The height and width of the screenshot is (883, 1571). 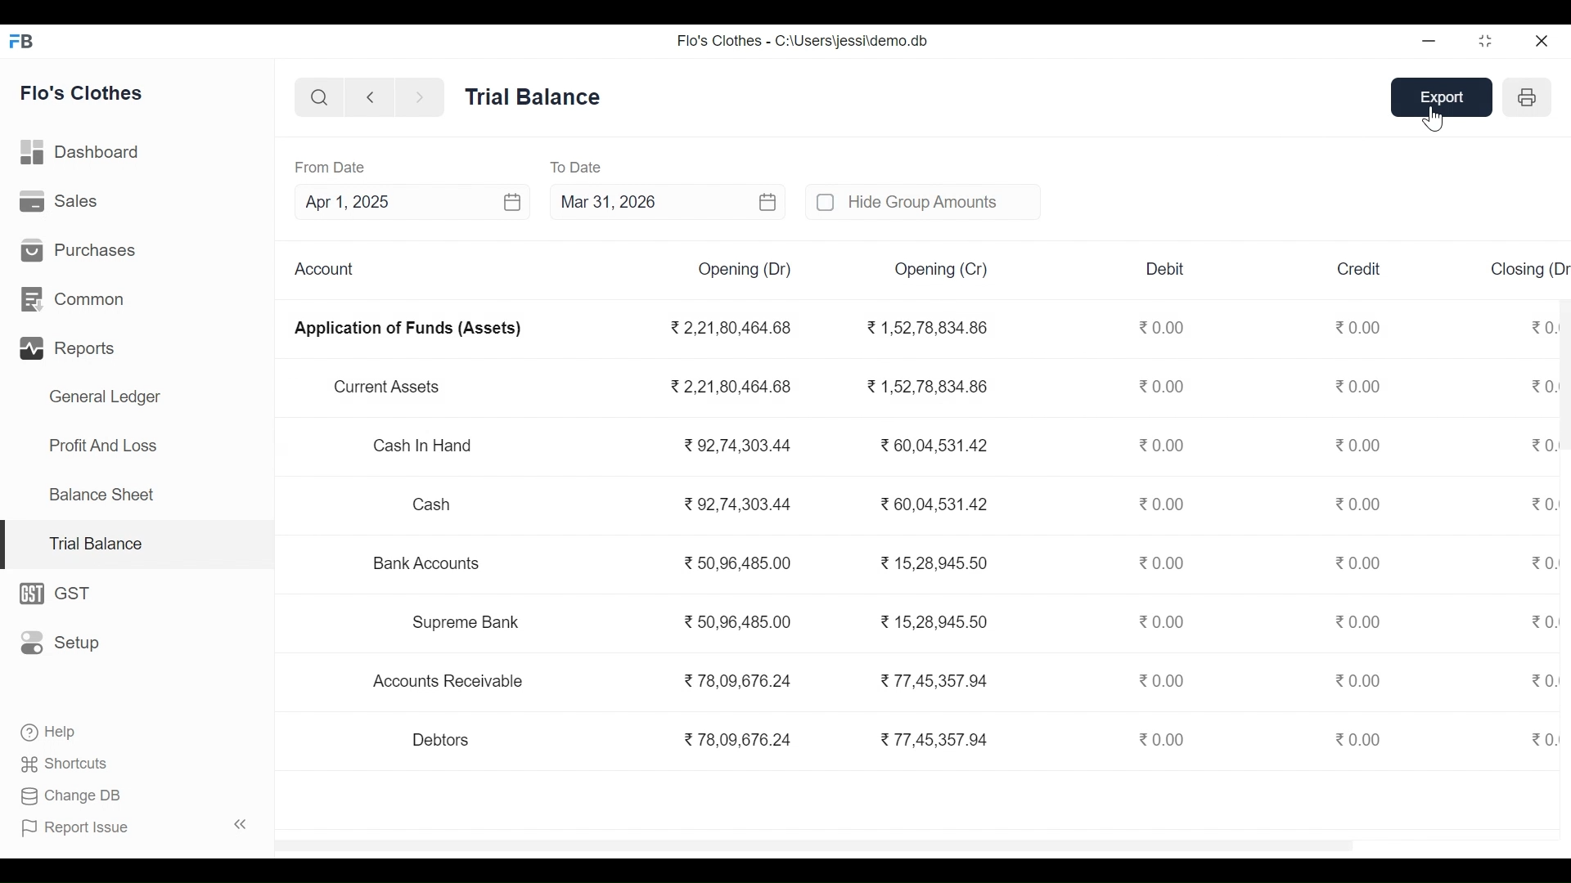 What do you see at coordinates (79, 250) in the screenshot?
I see `Purchases` at bounding box center [79, 250].